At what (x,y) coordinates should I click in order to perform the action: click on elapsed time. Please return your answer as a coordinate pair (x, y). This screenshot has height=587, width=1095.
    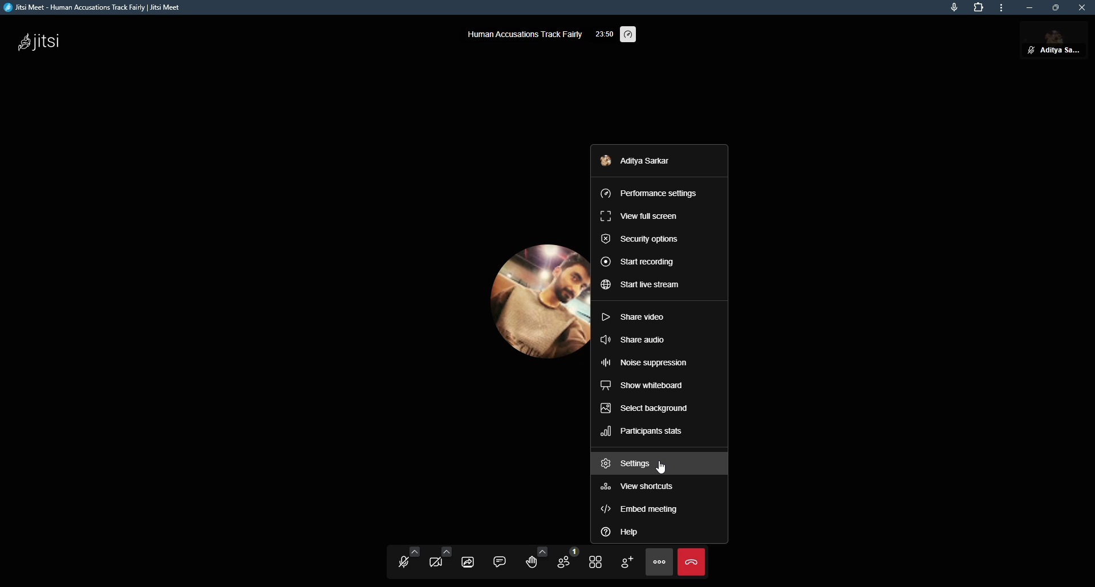
    Looking at the image, I should click on (605, 32).